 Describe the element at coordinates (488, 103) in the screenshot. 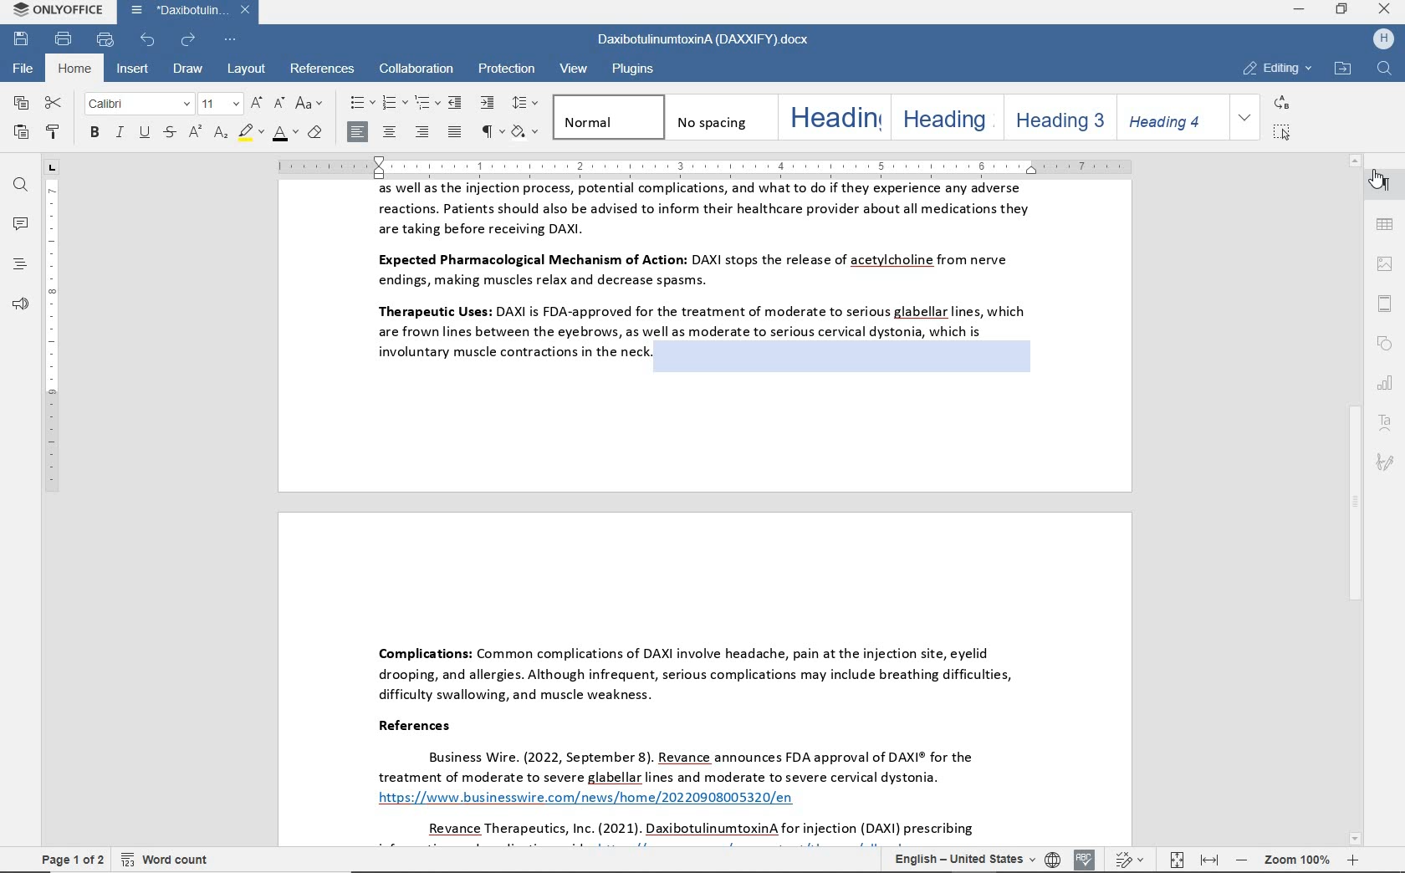

I see `increase indent` at that location.